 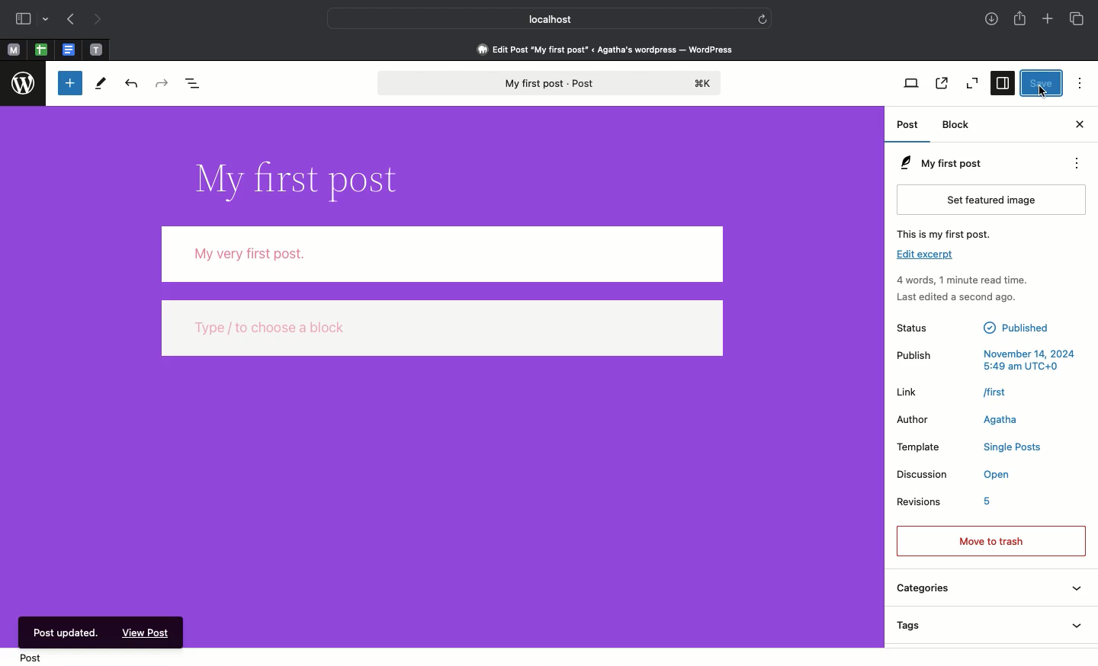 What do you see at coordinates (1083, 164) in the screenshot?
I see `Actions` at bounding box center [1083, 164].